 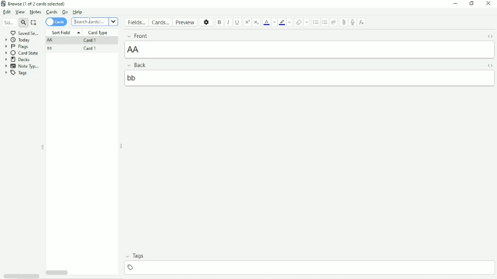 What do you see at coordinates (35, 12) in the screenshot?
I see `Notes` at bounding box center [35, 12].